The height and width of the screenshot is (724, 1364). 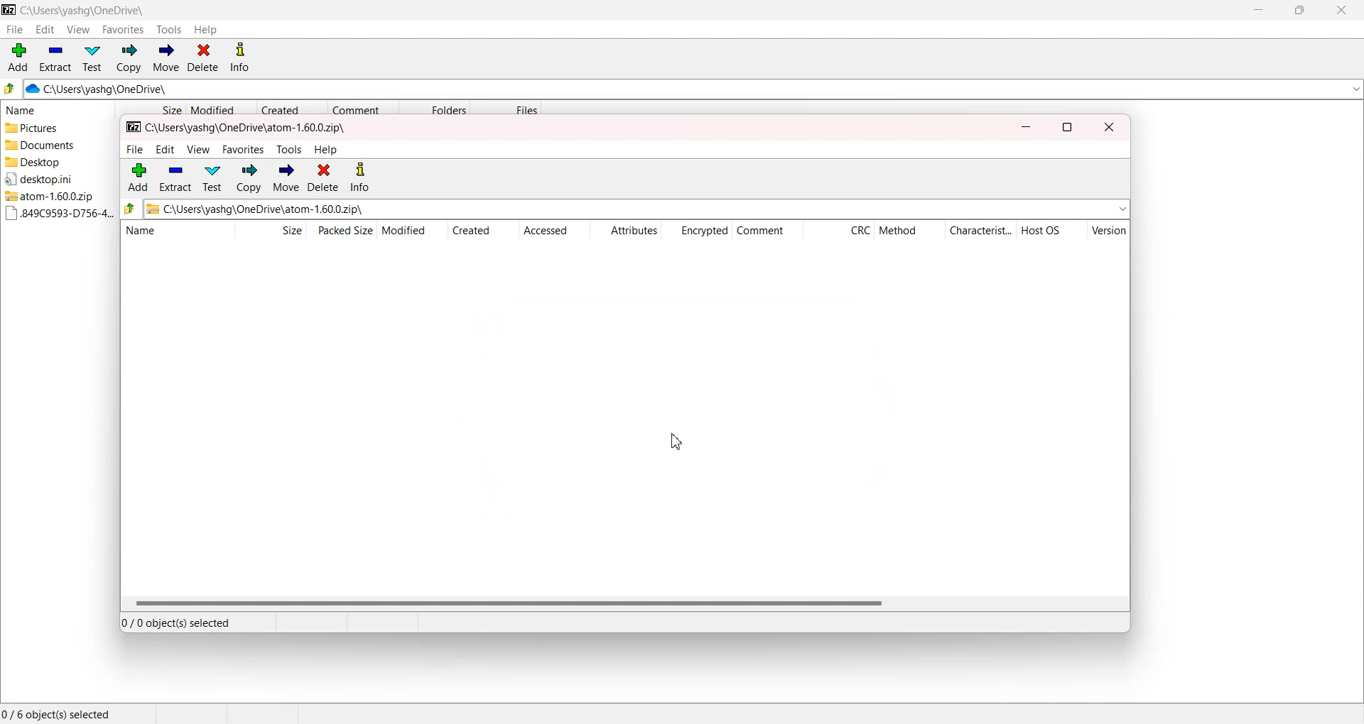 What do you see at coordinates (117, 89) in the screenshot?
I see `C:\Users\yashg\OneDrive\` at bounding box center [117, 89].